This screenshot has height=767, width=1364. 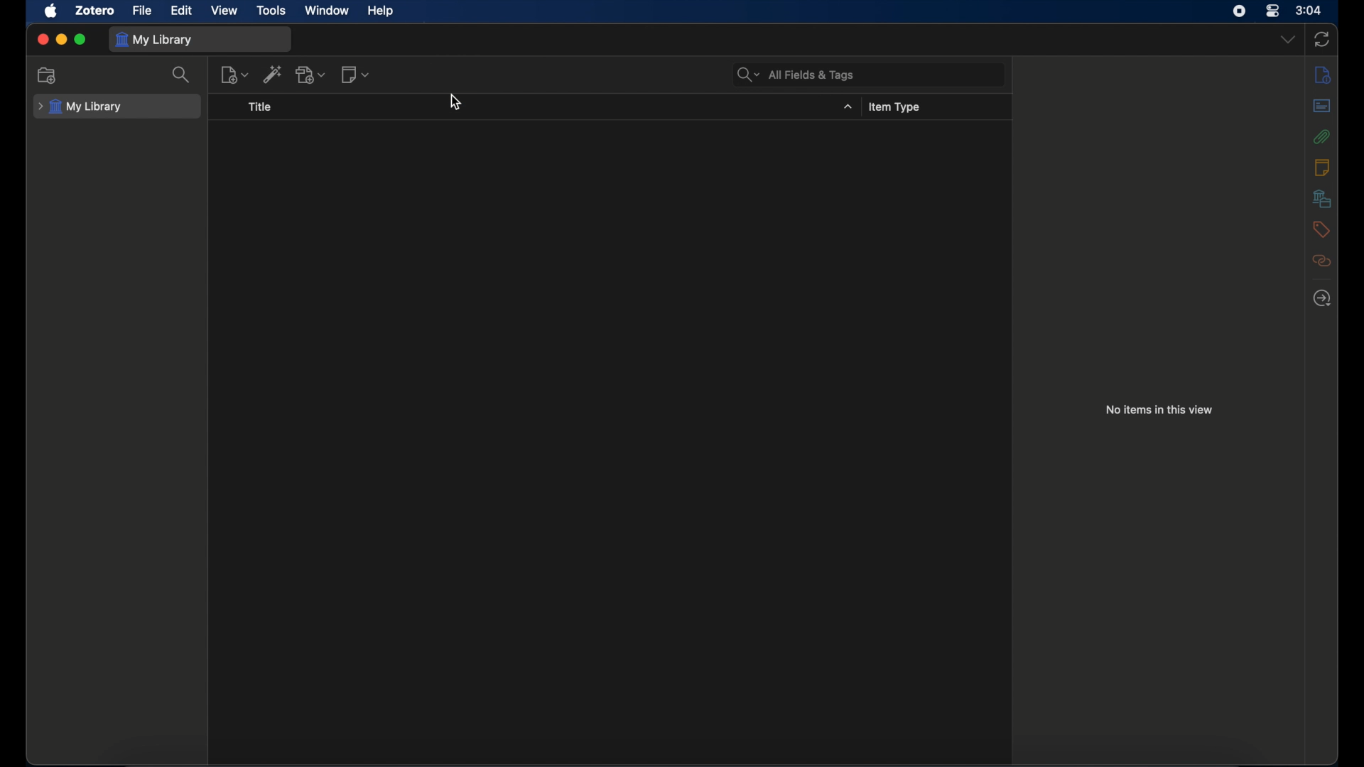 What do you see at coordinates (142, 10) in the screenshot?
I see `file` at bounding box center [142, 10].